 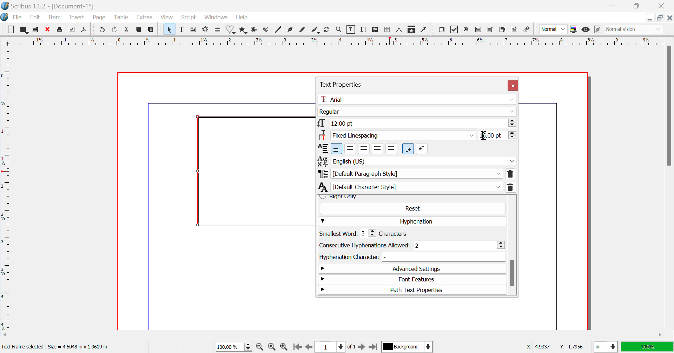 I want to click on Link annotation, so click(x=528, y=30).